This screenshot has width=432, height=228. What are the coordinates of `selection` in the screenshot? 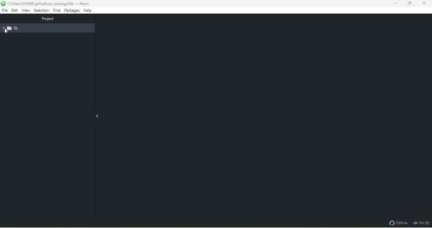 It's located at (42, 11).